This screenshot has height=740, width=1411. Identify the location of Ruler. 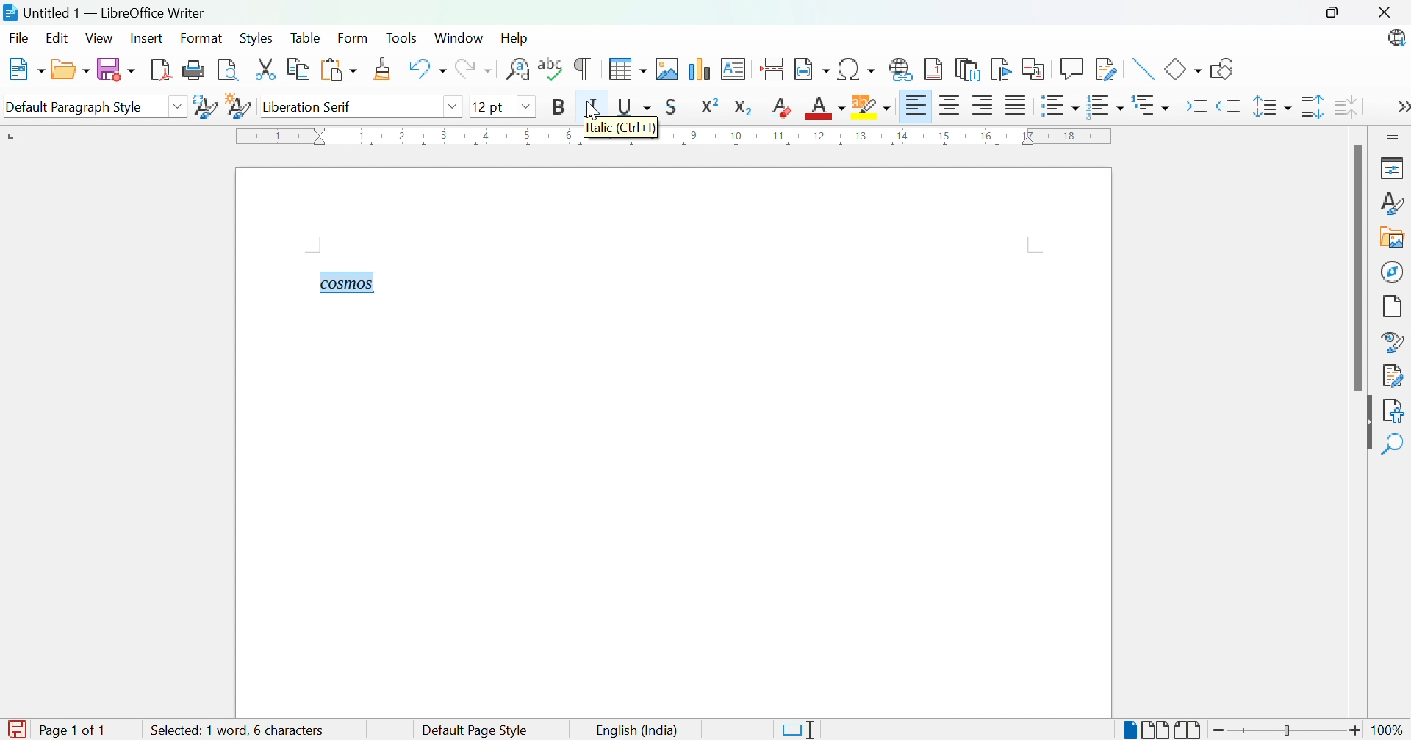
(675, 138).